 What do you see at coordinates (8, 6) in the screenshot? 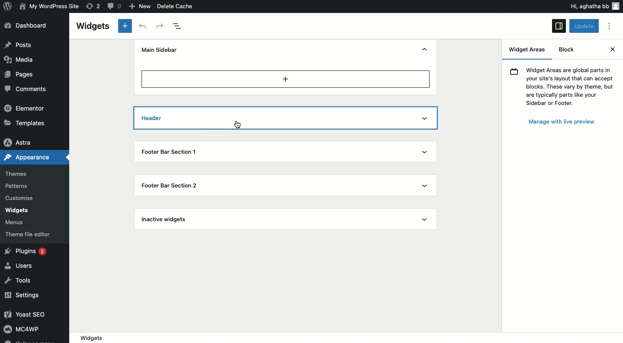
I see `Logo` at bounding box center [8, 6].